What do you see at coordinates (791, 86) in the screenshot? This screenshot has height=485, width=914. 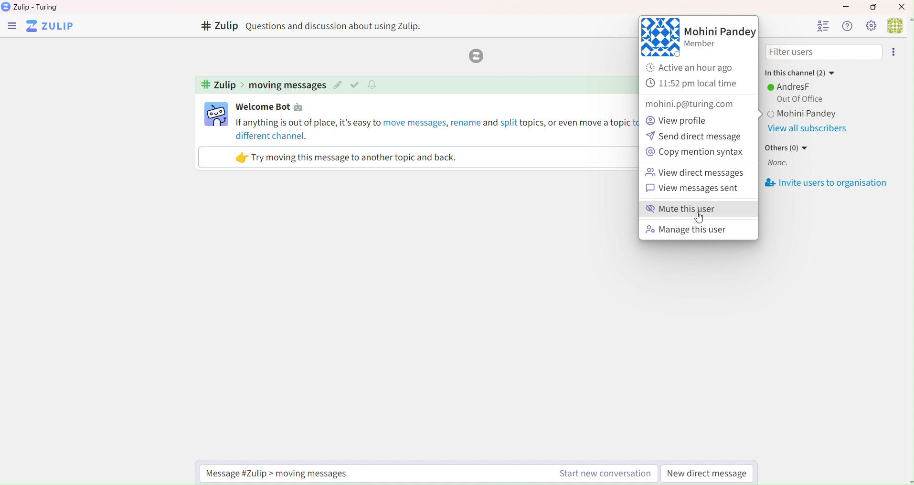 I see `AndresF` at bounding box center [791, 86].